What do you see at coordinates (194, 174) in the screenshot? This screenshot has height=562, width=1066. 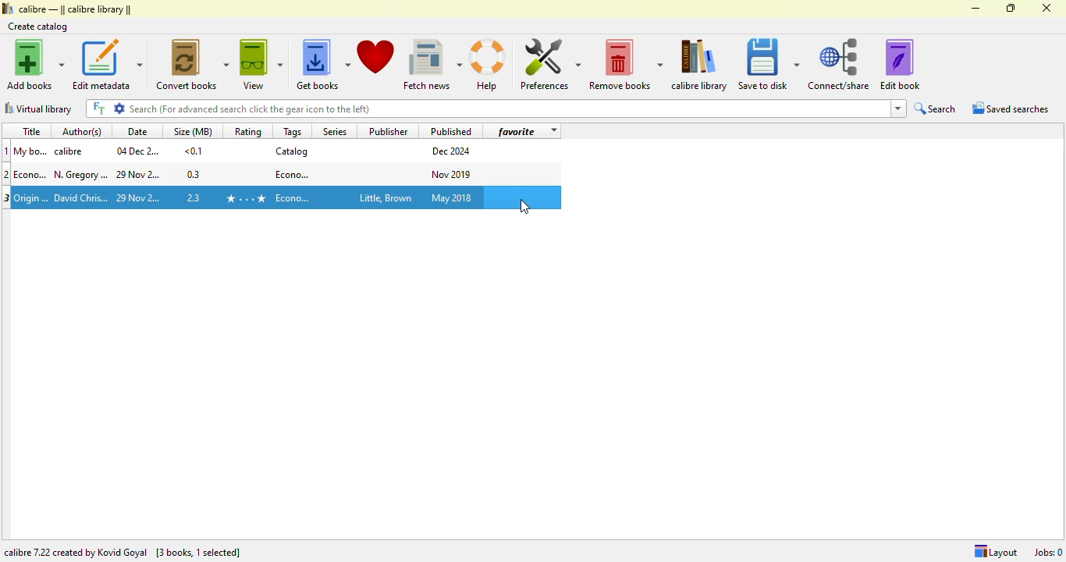 I see `size` at bounding box center [194, 174].